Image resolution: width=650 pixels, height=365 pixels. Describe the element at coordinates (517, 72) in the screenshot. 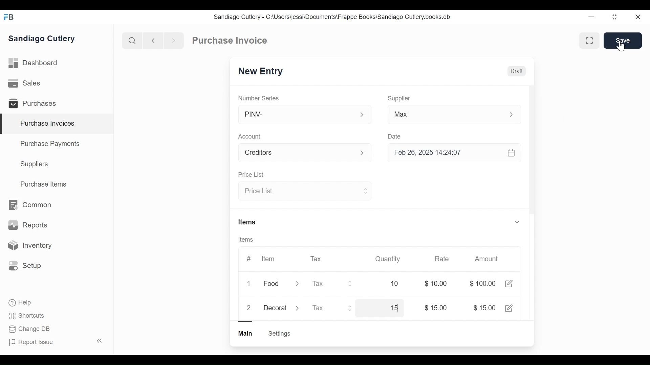

I see `Draft` at that location.